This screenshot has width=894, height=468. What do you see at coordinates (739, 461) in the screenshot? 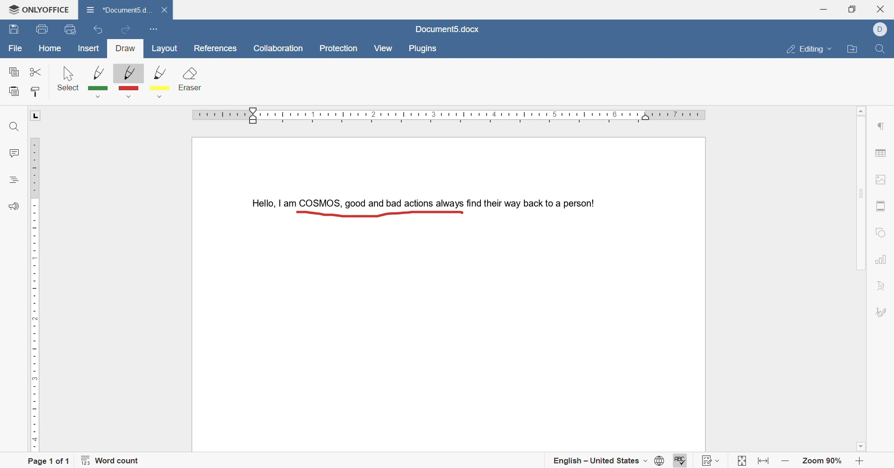
I see `fit to page` at bounding box center [739, 461].